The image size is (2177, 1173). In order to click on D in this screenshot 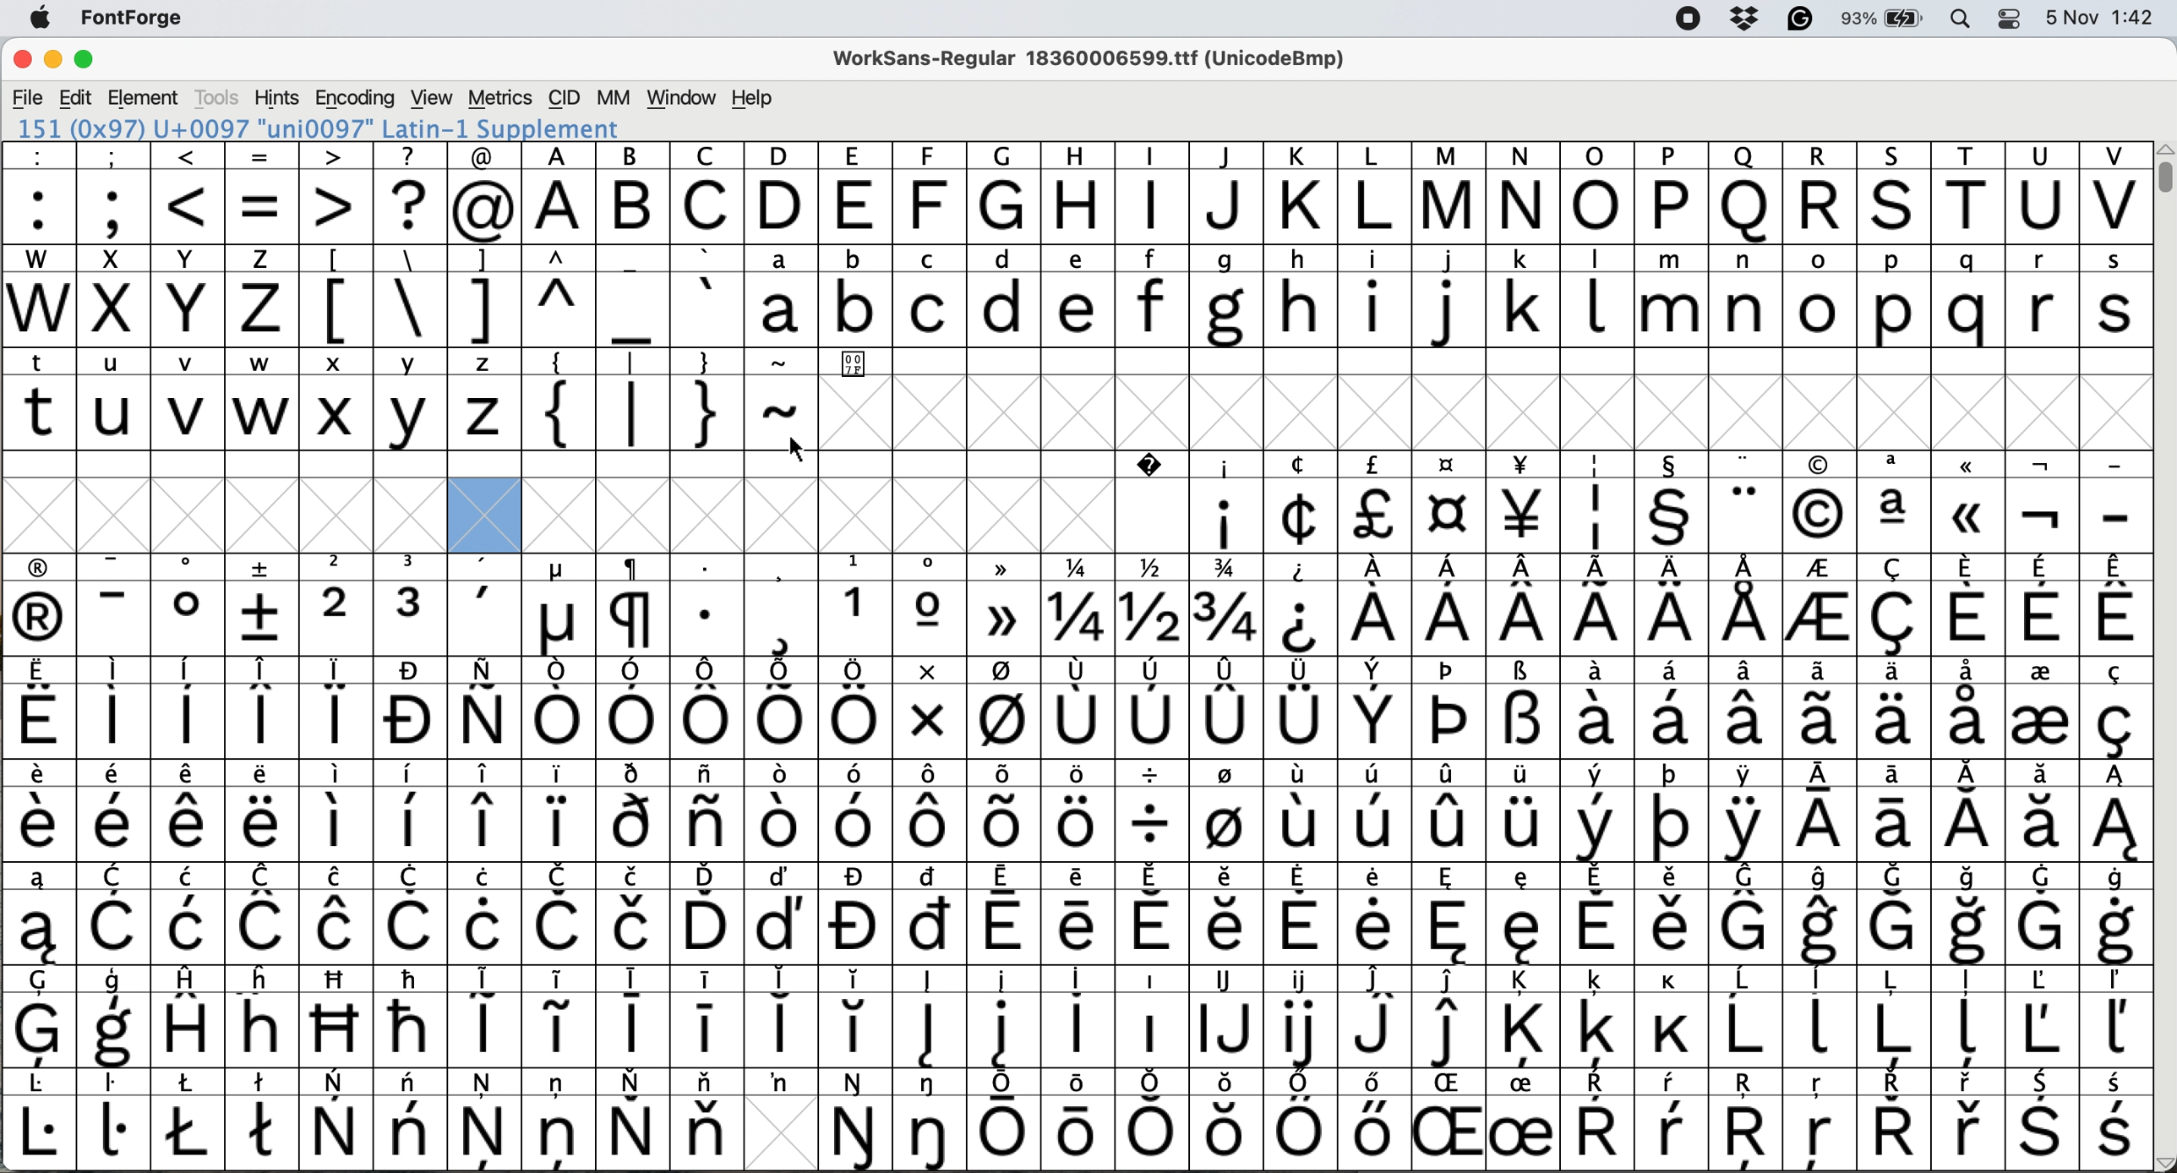, I will do `click(782, 193)`.